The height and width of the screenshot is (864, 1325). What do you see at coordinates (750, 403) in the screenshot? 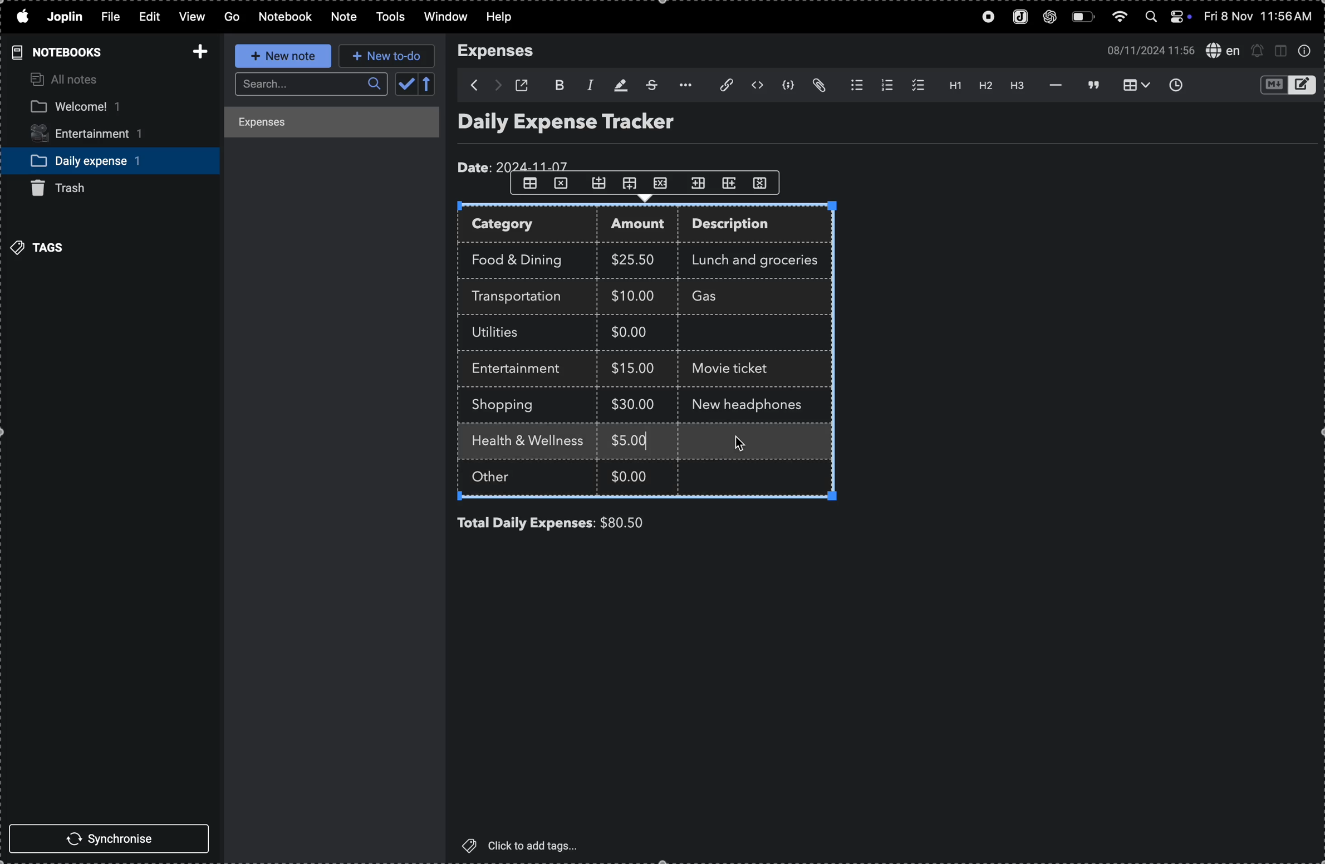
I see `new headphones` at bounding box center [750, 403].